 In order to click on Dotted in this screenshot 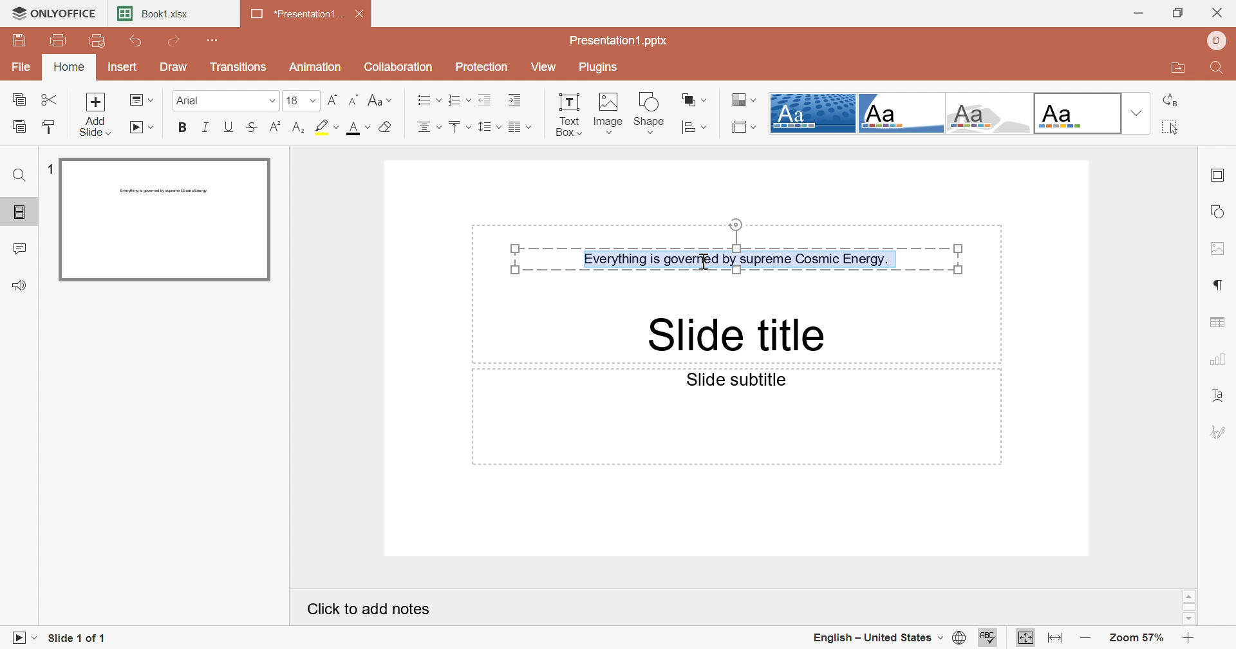, I will do `click(814, 113)`.